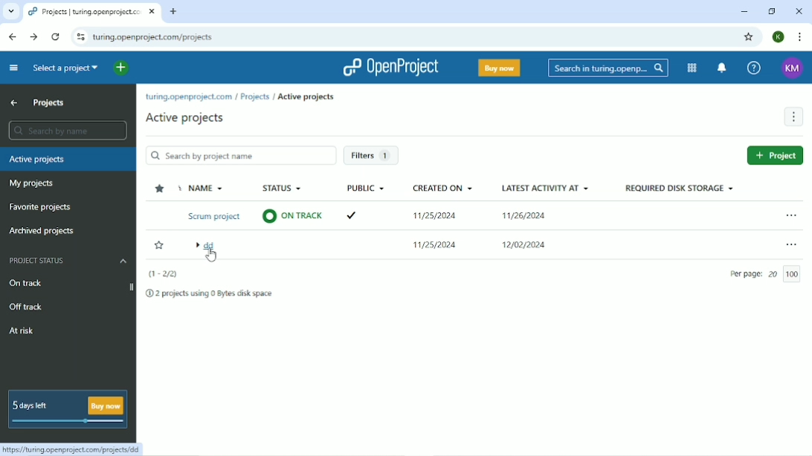  Describe the element at coordinates (531, 215) in the screenshot. I see `11/26/2024` at that location.